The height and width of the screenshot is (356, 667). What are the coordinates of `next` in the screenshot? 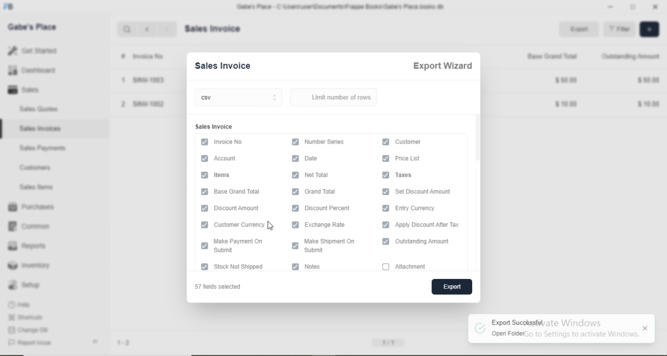 It's located at (167, 30).